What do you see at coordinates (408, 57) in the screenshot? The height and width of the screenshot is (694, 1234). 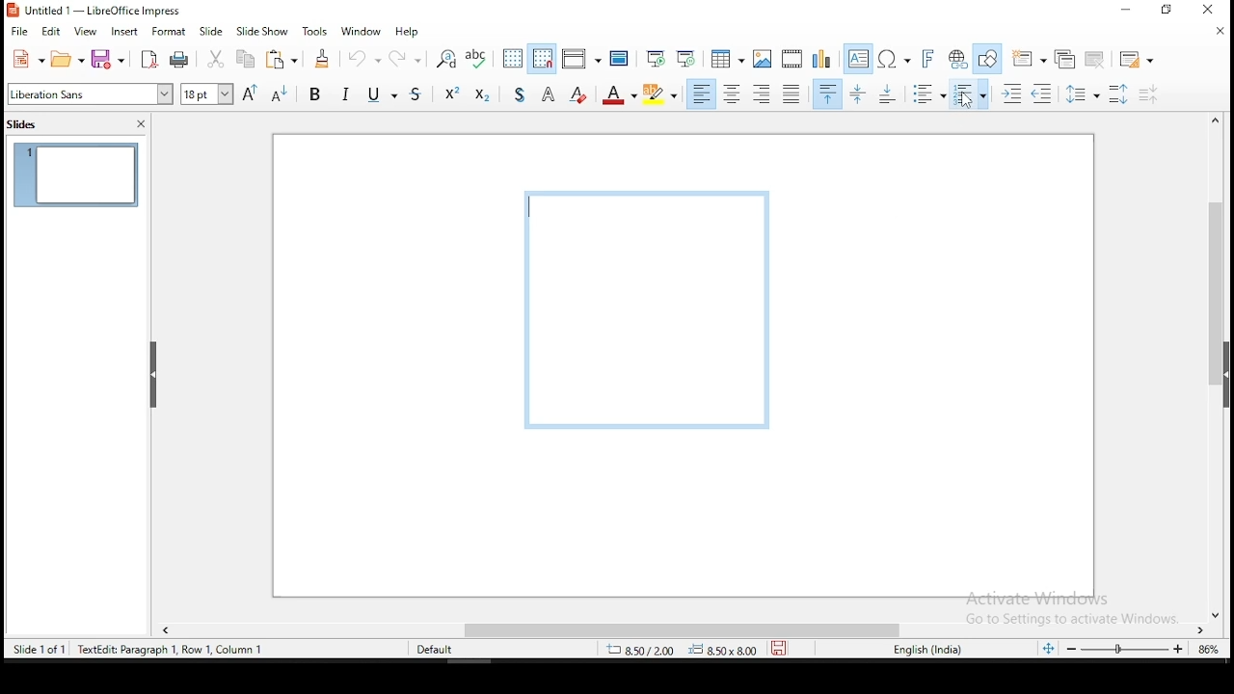 I see `redo` at bounding box center [408, 57].